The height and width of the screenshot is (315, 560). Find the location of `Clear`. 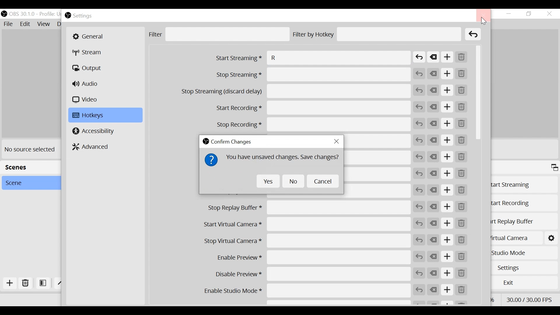

Clear is located at coordinates (433, 57).